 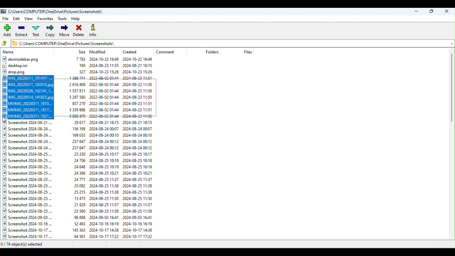 I want to click on Drop down menu, so click(x=451, y=43).